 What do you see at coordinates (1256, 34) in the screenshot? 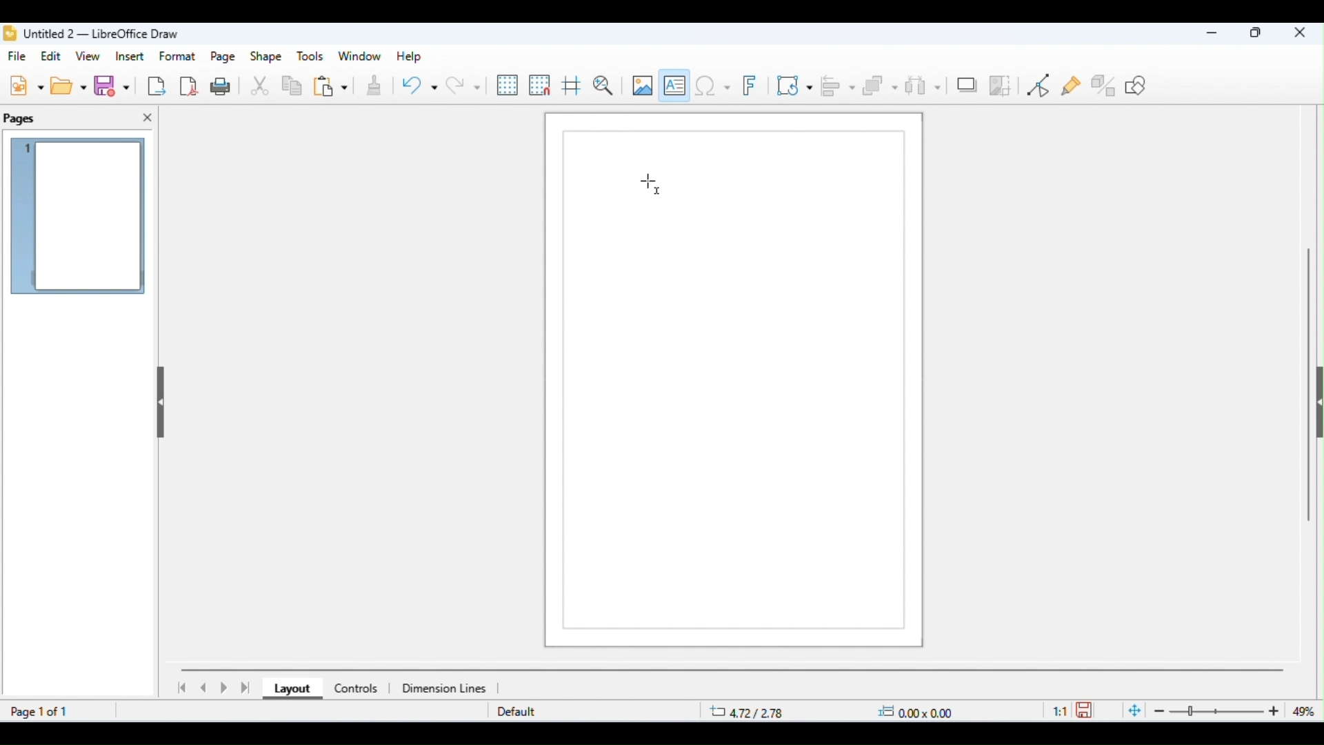
I see `maximize` at bounding box center [1256, 34].